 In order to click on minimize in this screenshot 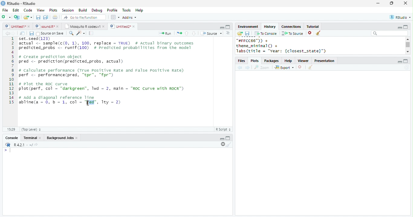, I will do `click(222, 27)`.